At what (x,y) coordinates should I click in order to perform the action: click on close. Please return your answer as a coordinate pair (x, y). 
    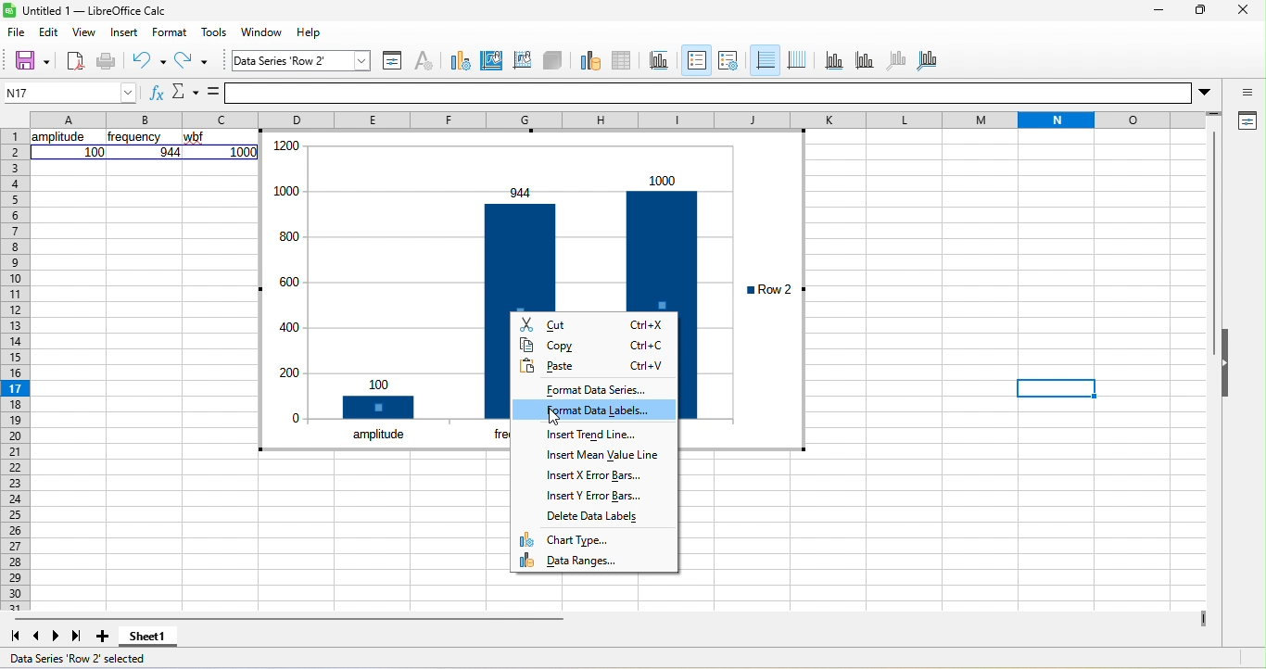
    Looking at the image, I should click on (1239, 12).